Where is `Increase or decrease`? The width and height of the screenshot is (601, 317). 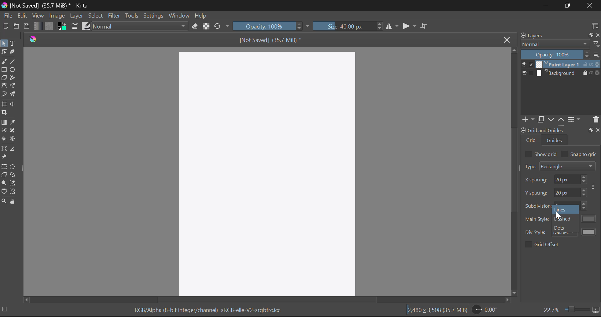
Increase or decrease is located at coordinates (584, 179).